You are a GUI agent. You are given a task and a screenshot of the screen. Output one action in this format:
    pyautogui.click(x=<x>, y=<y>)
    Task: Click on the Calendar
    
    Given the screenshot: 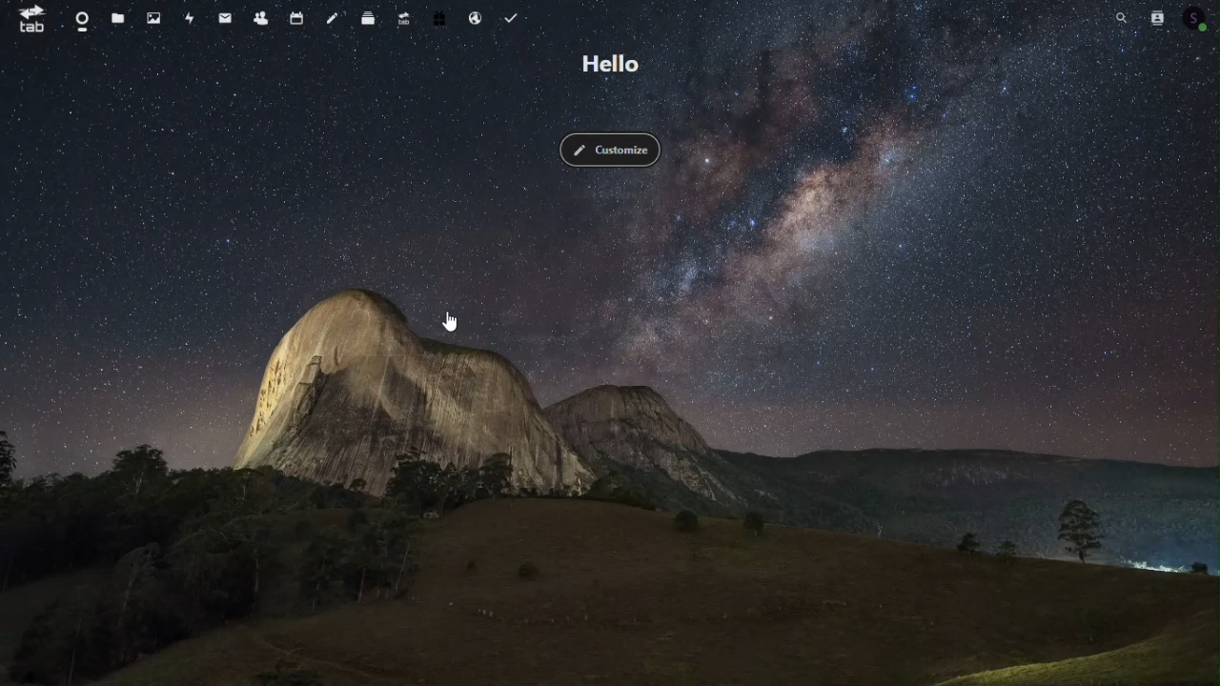 What is the action you would take?
    pyautogui.click(x=295, y=16)
    